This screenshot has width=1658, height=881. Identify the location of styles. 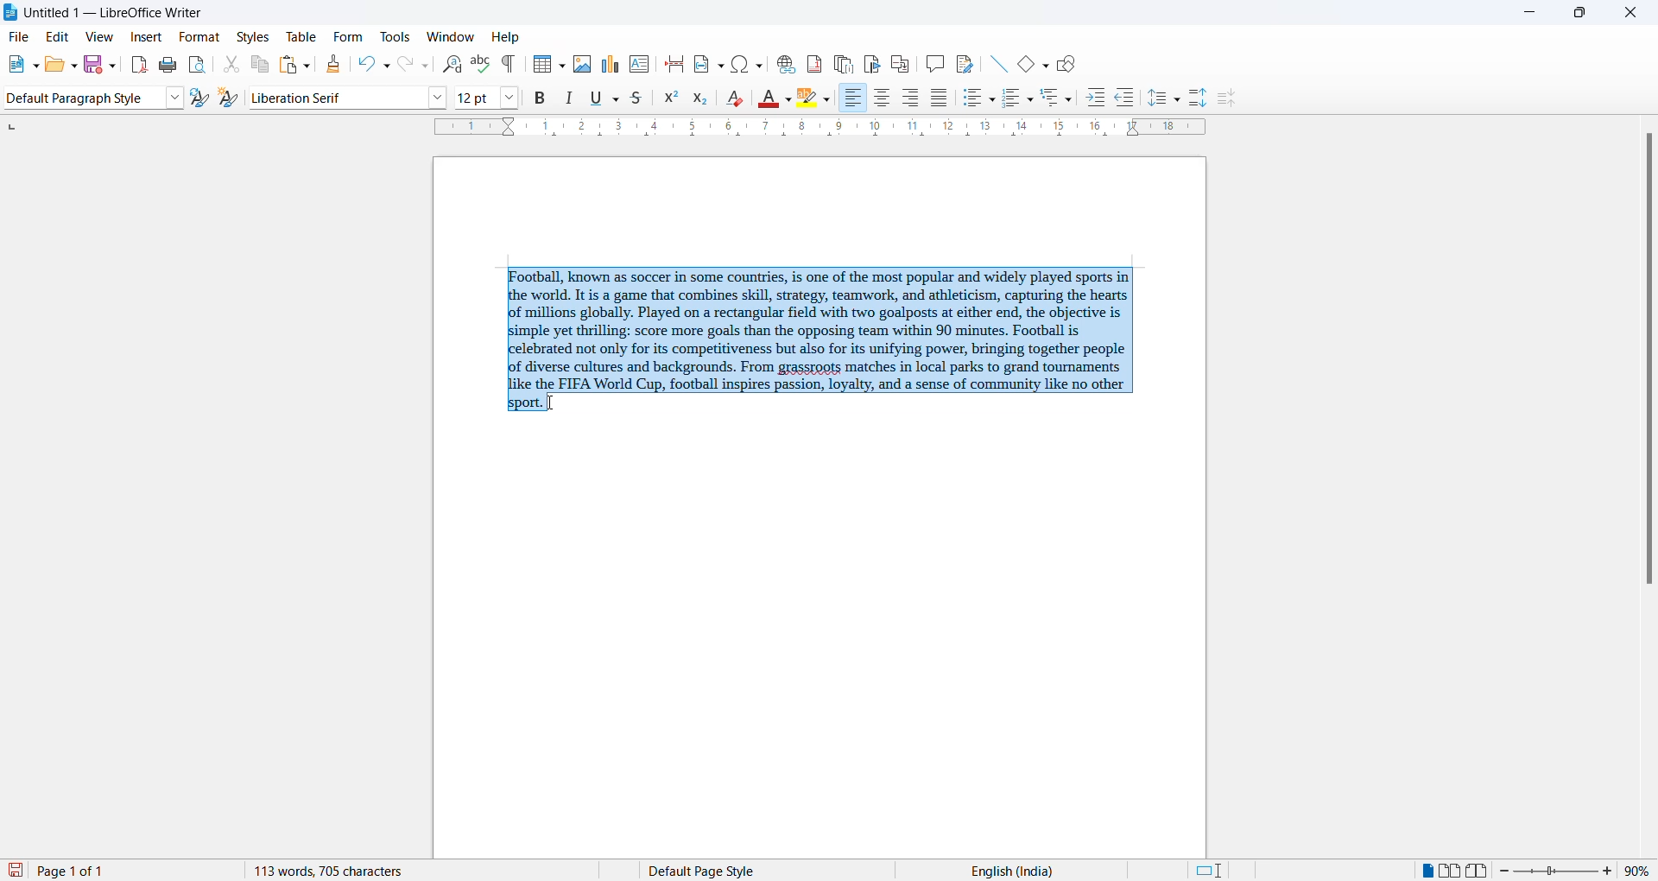
(253, 37).